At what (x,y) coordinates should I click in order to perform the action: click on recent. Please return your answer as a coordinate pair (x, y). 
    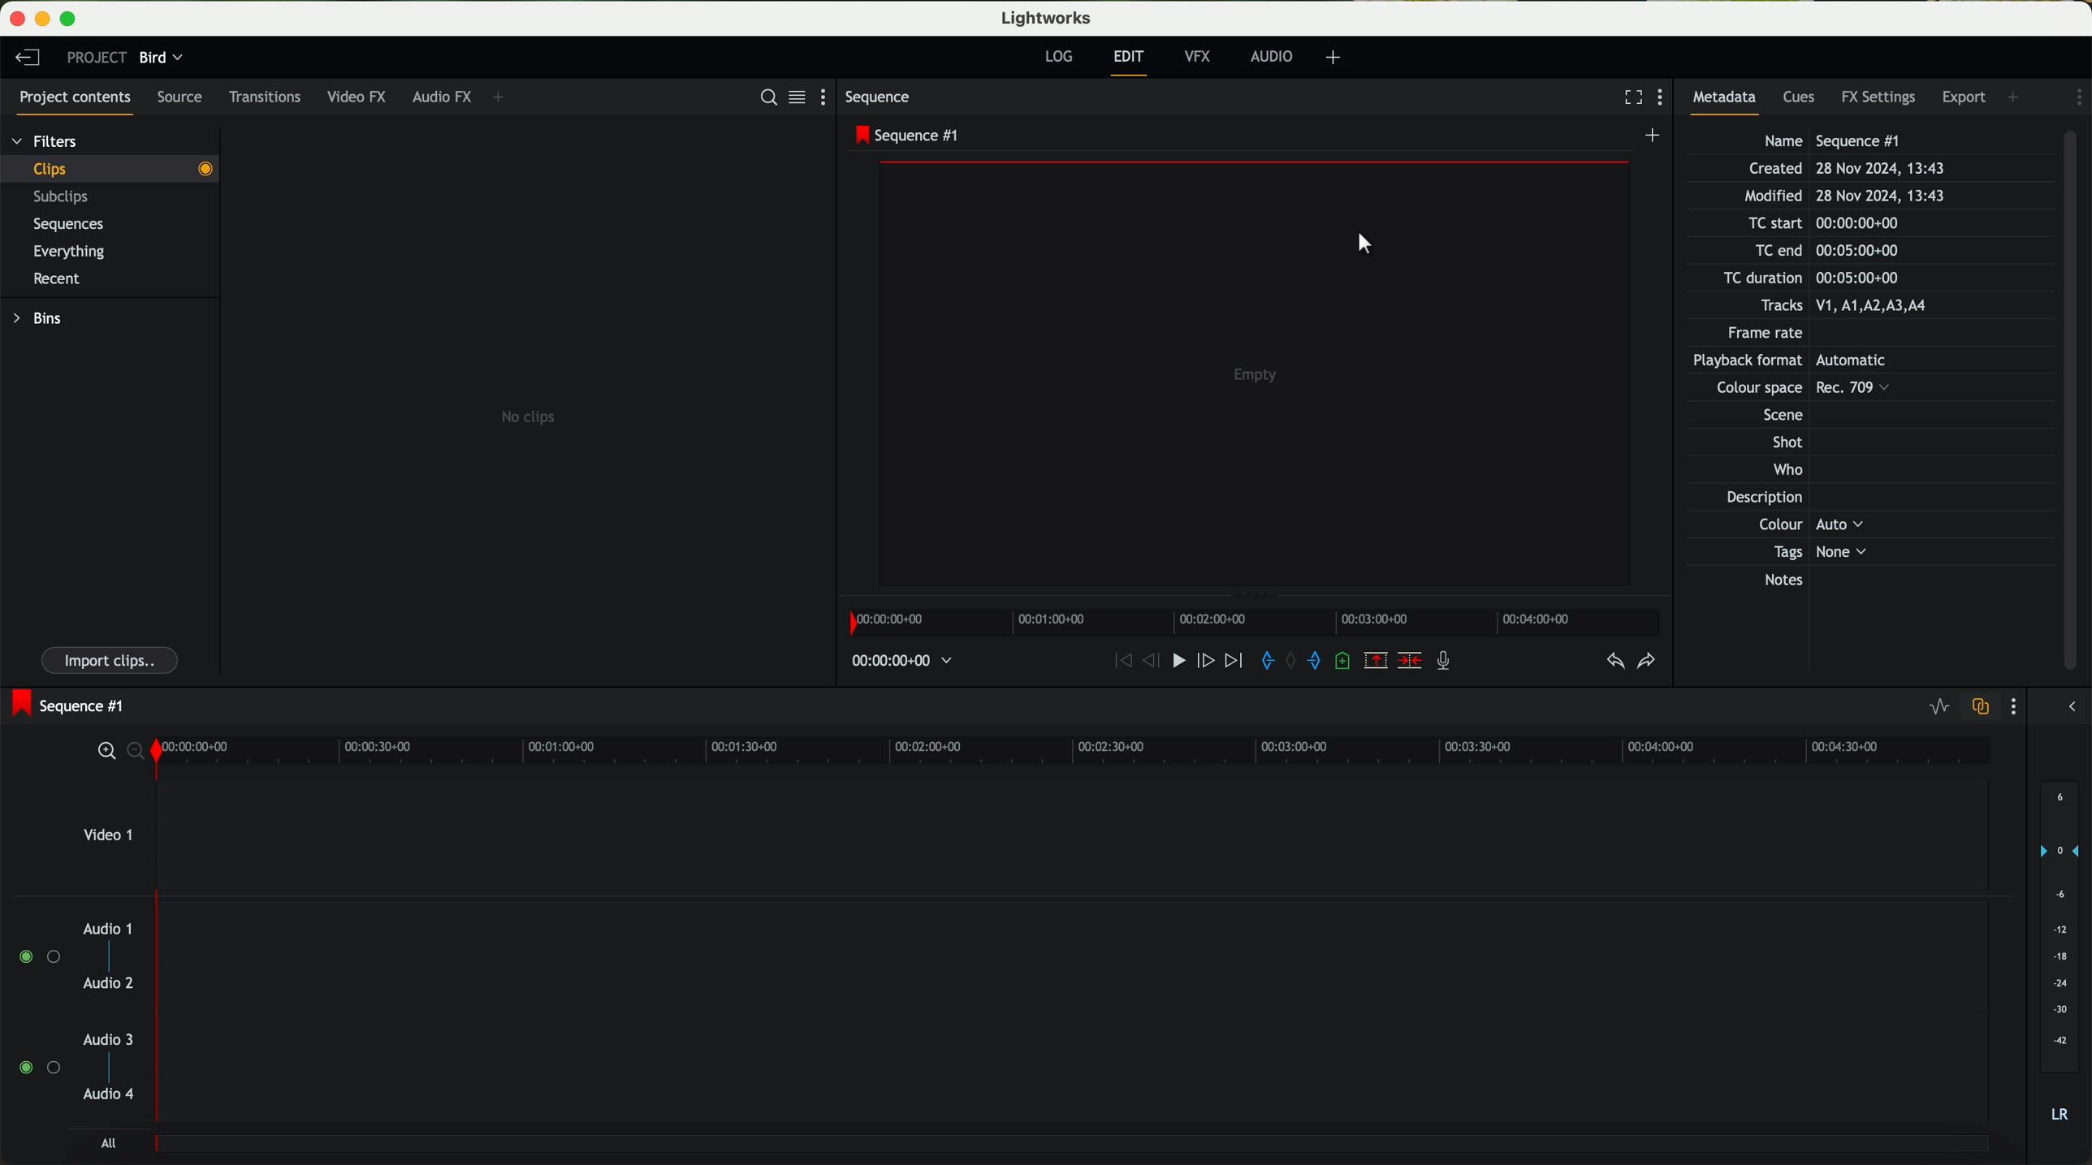
    Looking at the image, I should click on (60, 280).